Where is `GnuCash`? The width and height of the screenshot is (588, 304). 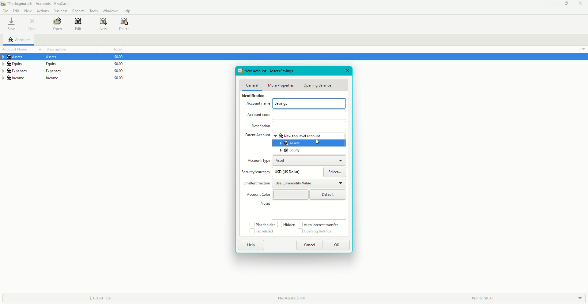
GnuCash is located at coordinates (36, 4).